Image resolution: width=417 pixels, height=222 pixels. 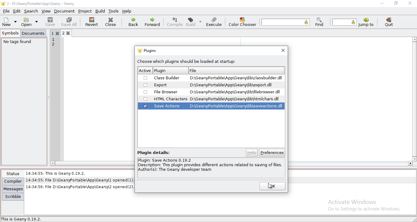 I want to click on restore window, so click(x=396, y=3).